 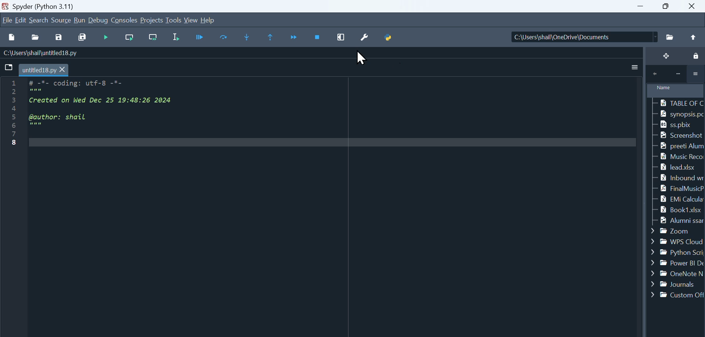 What do you see at coordinates (80, 21) in the screenshot?
I see `` at bounding box center [80, 21].